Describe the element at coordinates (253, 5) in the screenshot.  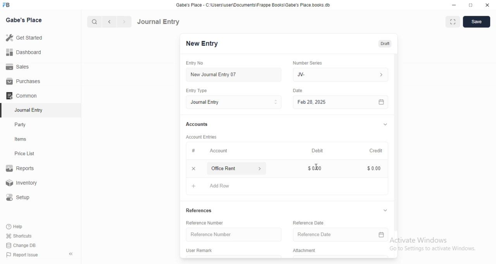
I see `‘Gabe's Place - C\UsersiuserDocuments\Frappe Books\Gabe's Place books db` at that location.